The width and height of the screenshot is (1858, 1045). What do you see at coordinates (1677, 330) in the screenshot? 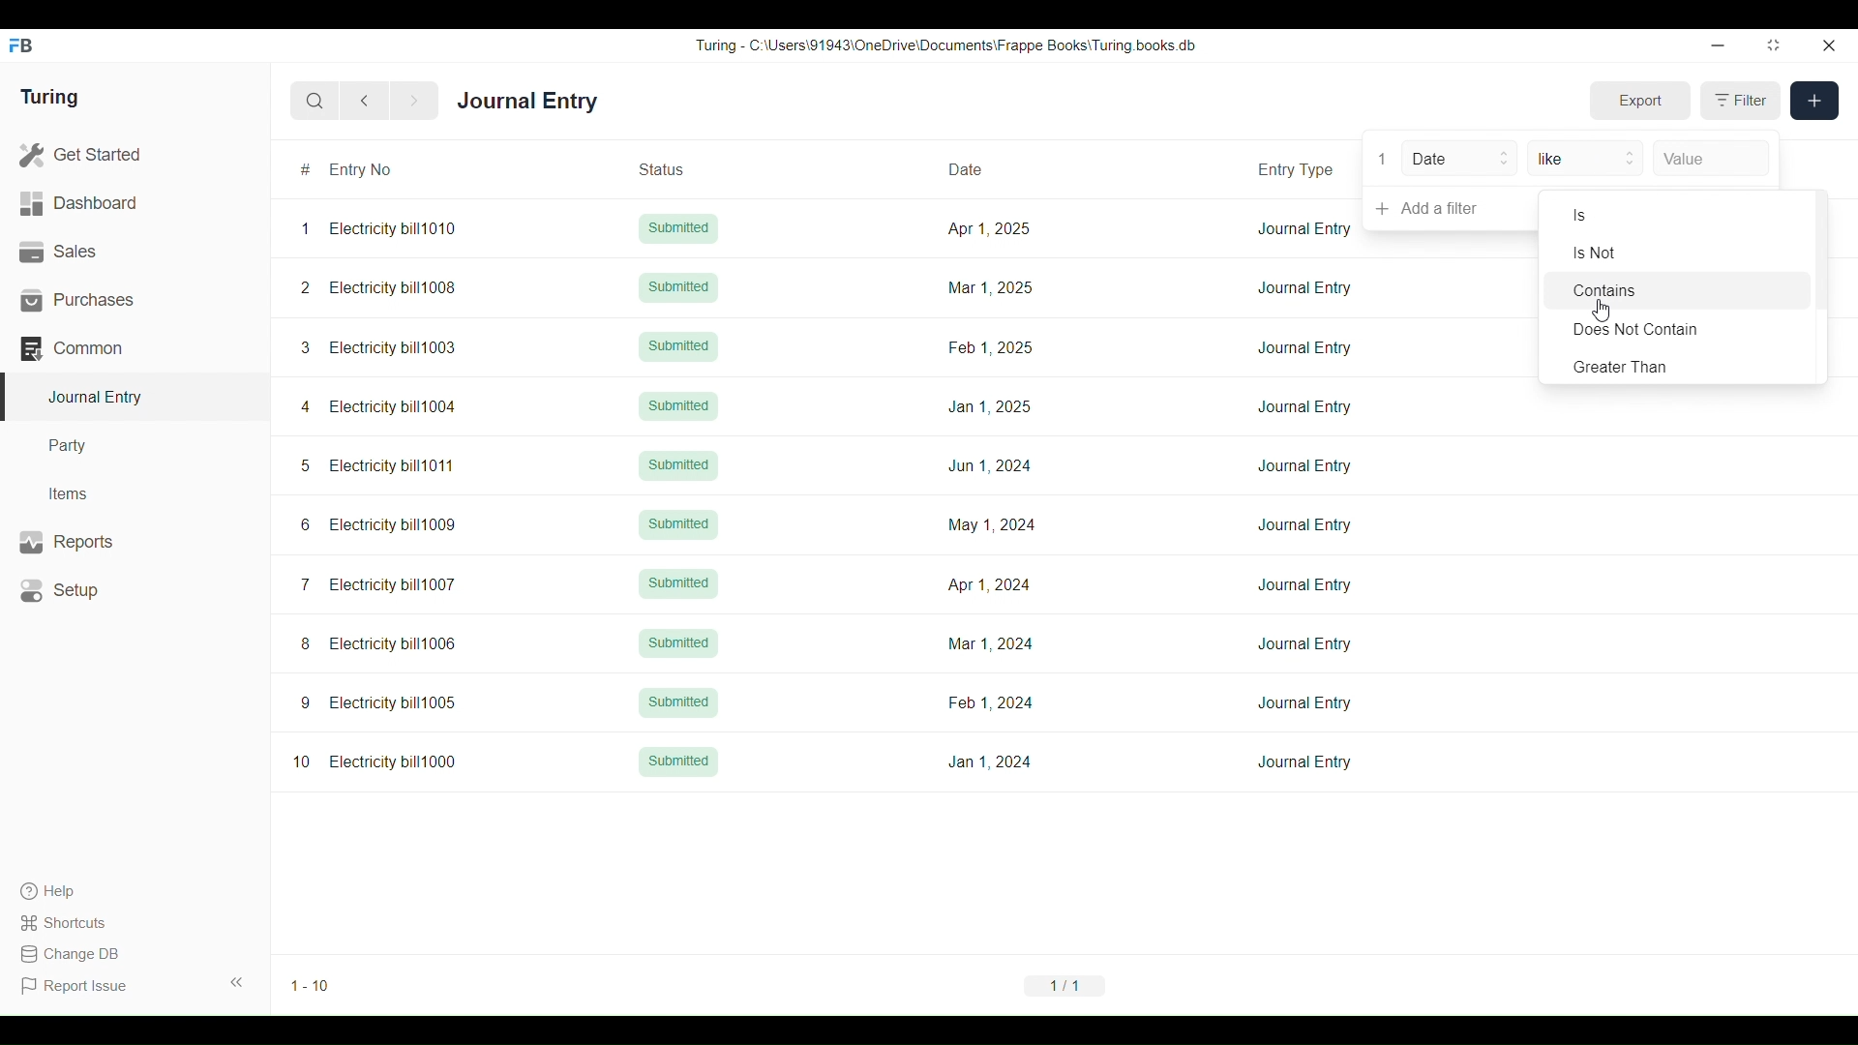
I see `Does Not Contain` at bounding box center [1677, 330].